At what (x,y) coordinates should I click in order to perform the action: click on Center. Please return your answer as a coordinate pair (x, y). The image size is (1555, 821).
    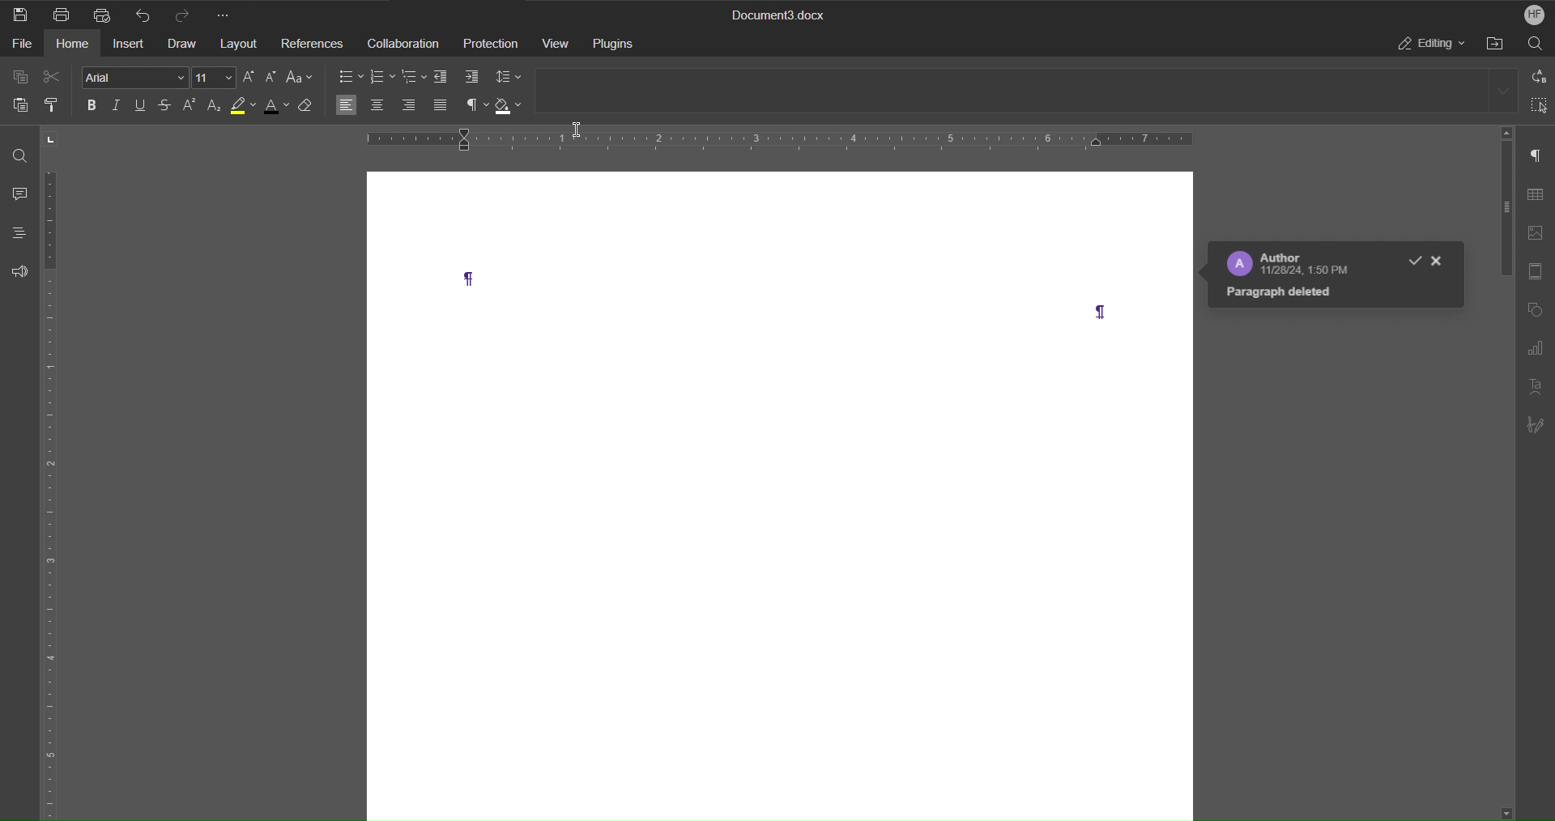
    Looking at the image, I should click on (374, 104).